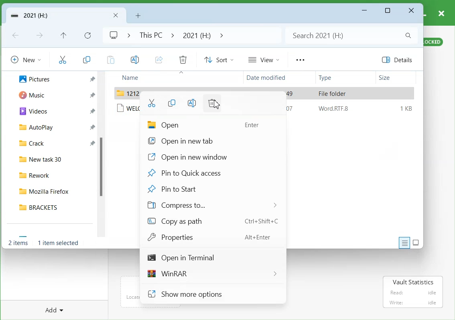 This screenshot has height=320, width=455. I want to click on Properties, so click(211, 237).